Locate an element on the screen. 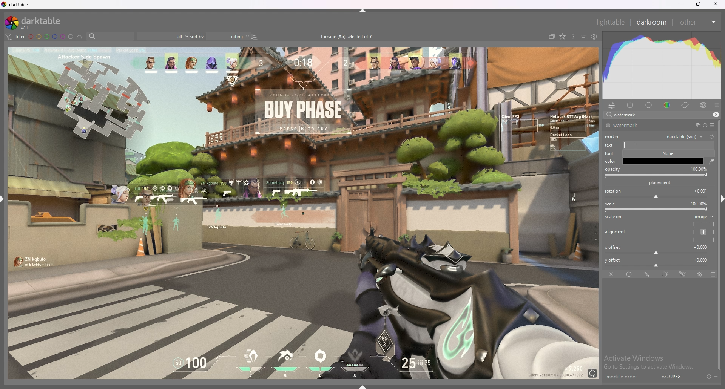 The image size is (725, 389). lighttable is located at coordinates (610, 22).